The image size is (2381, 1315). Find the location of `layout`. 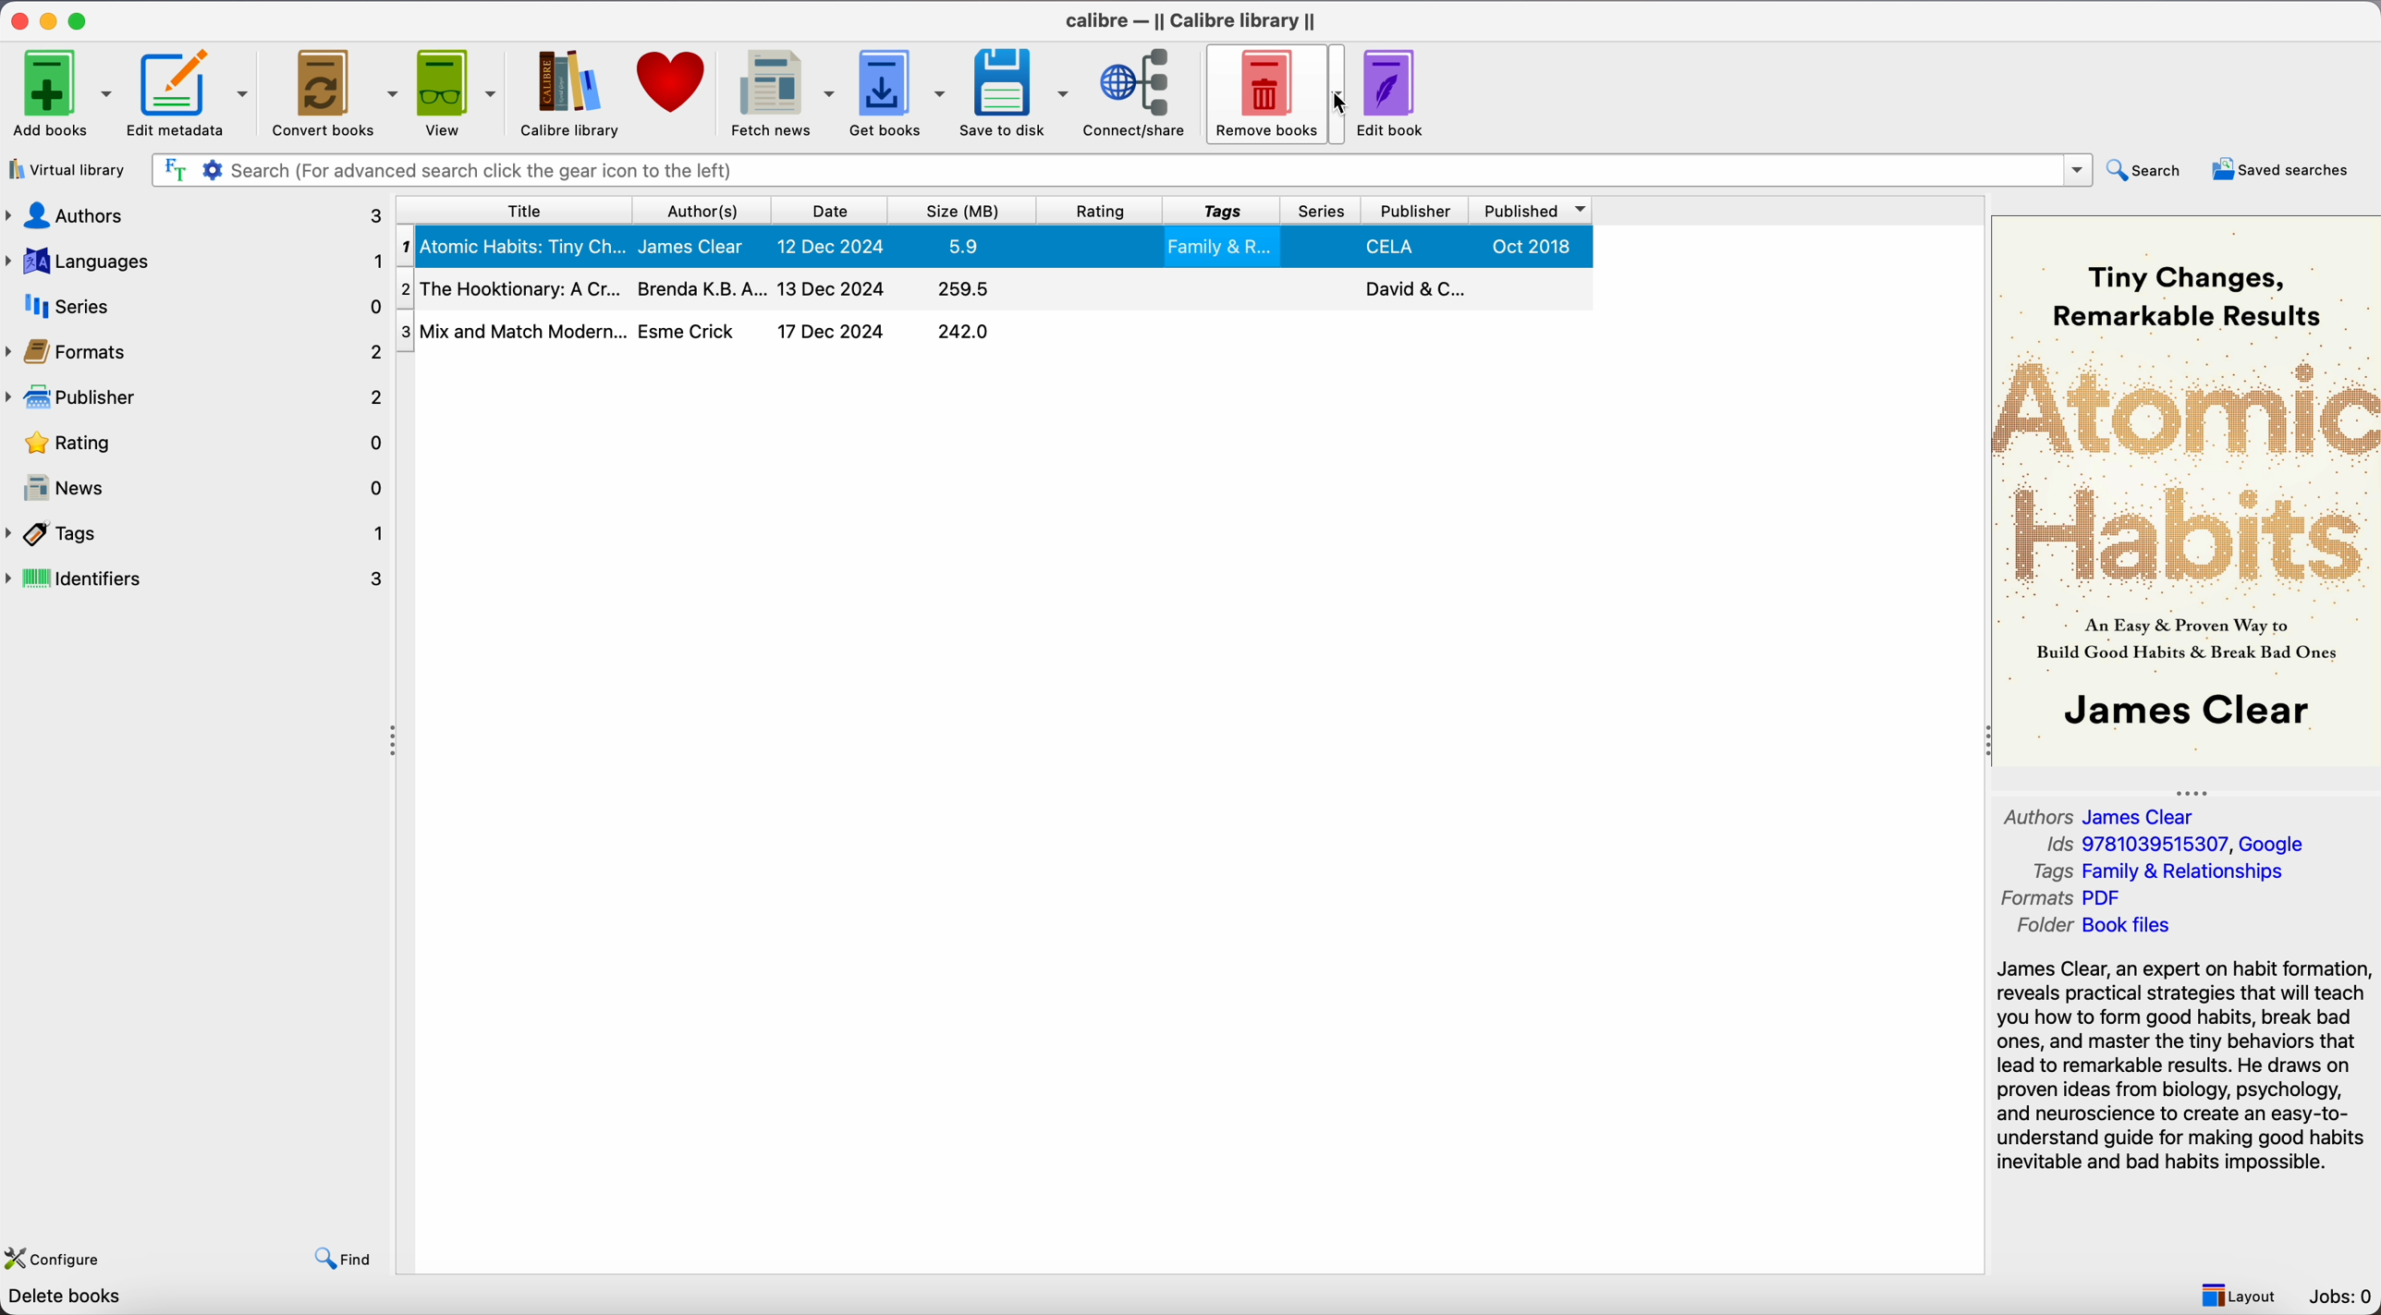

layout is located at coordinates (2240, 1295).